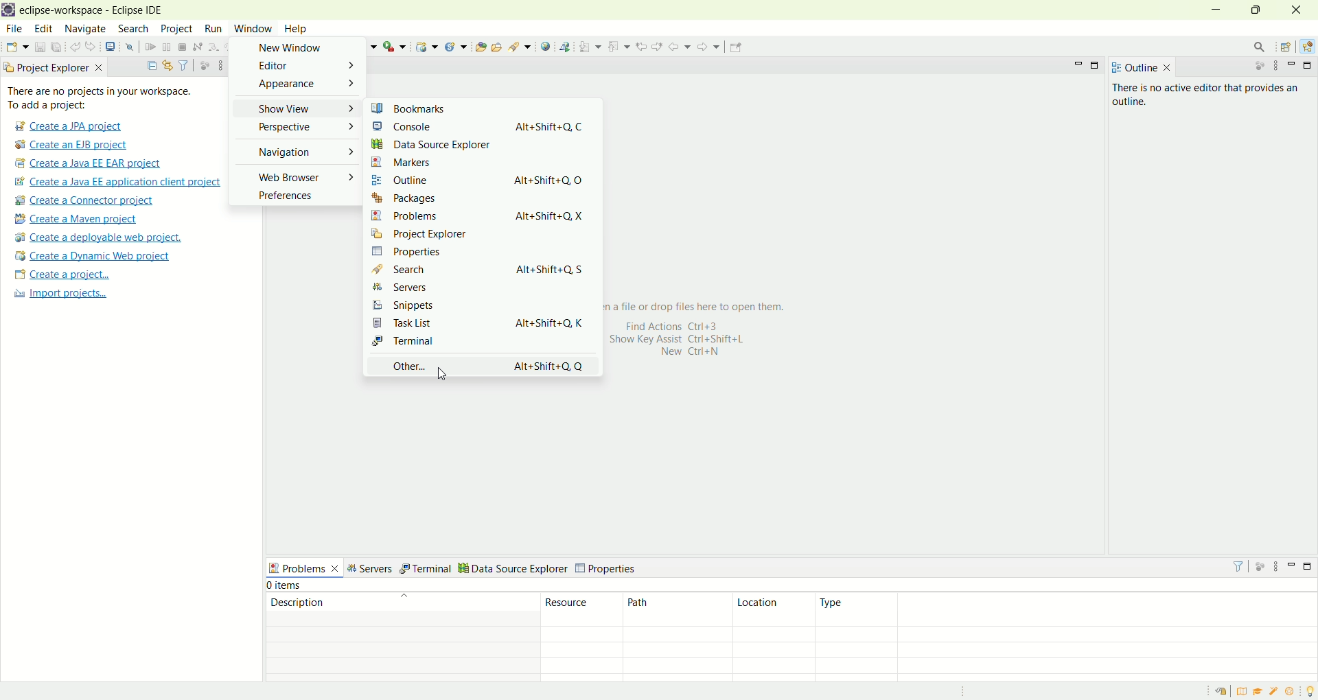 The height and width of the screenshot is (700, 1318). I want to click on search, so click(518, 47).